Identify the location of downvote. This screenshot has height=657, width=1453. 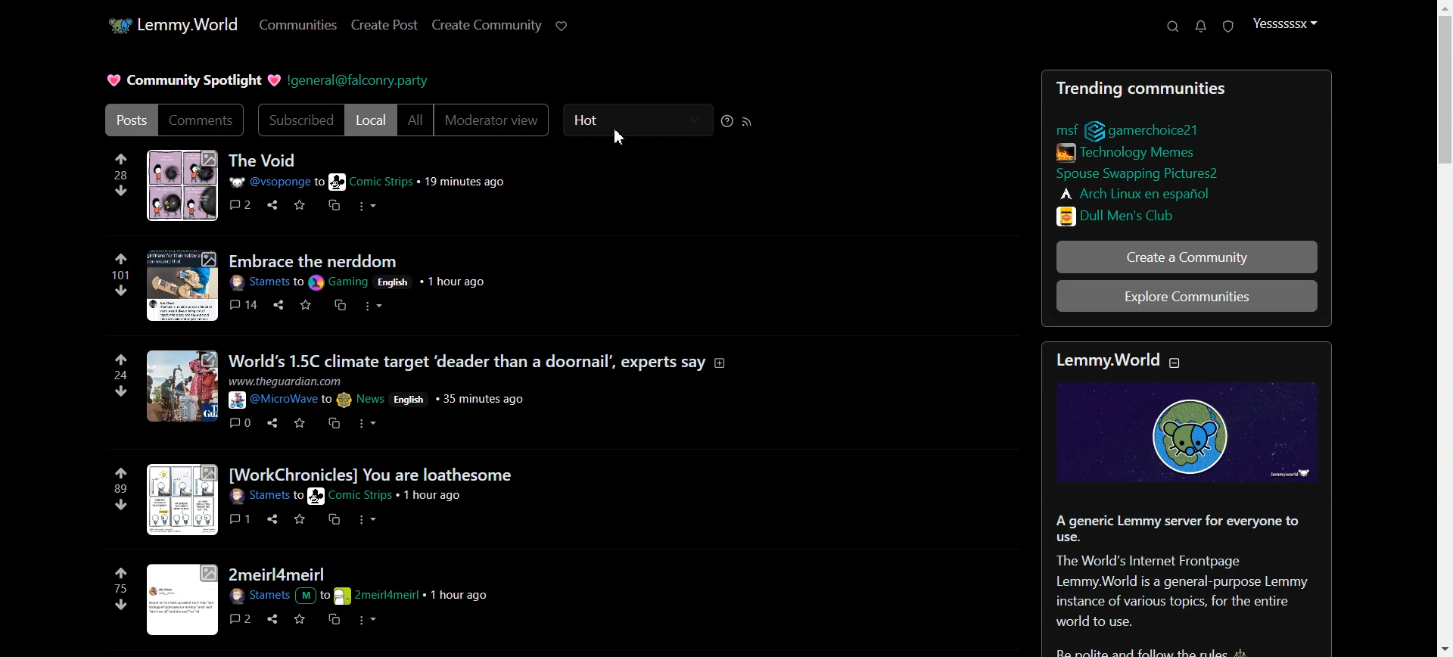
(120, 189).